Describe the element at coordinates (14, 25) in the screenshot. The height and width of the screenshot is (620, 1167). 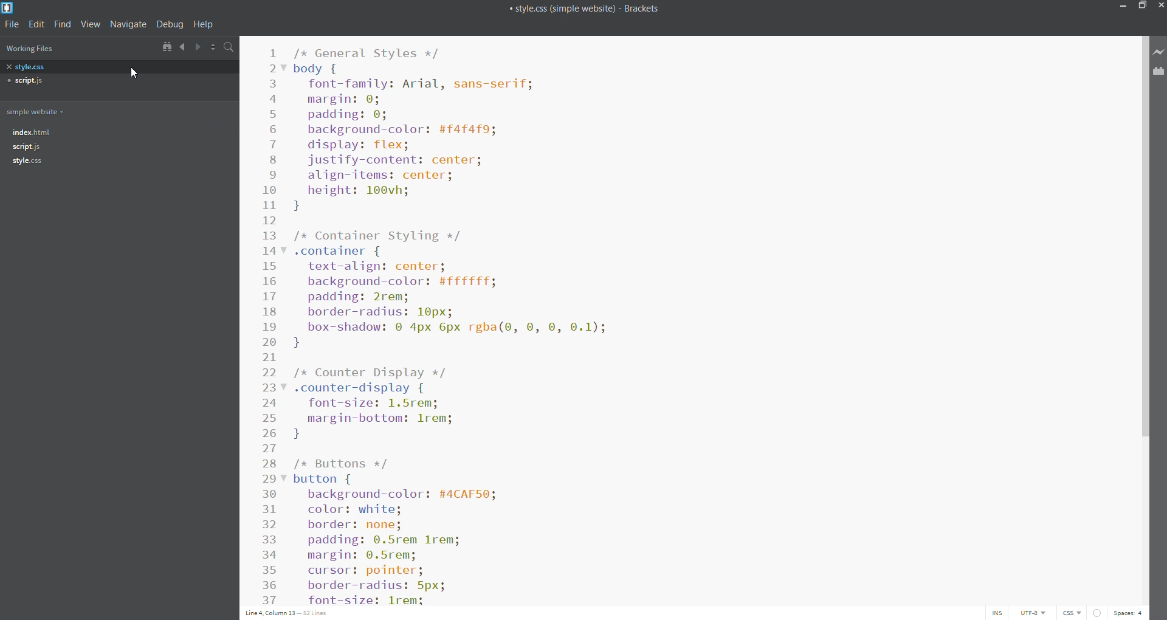
I see `file` at that location.